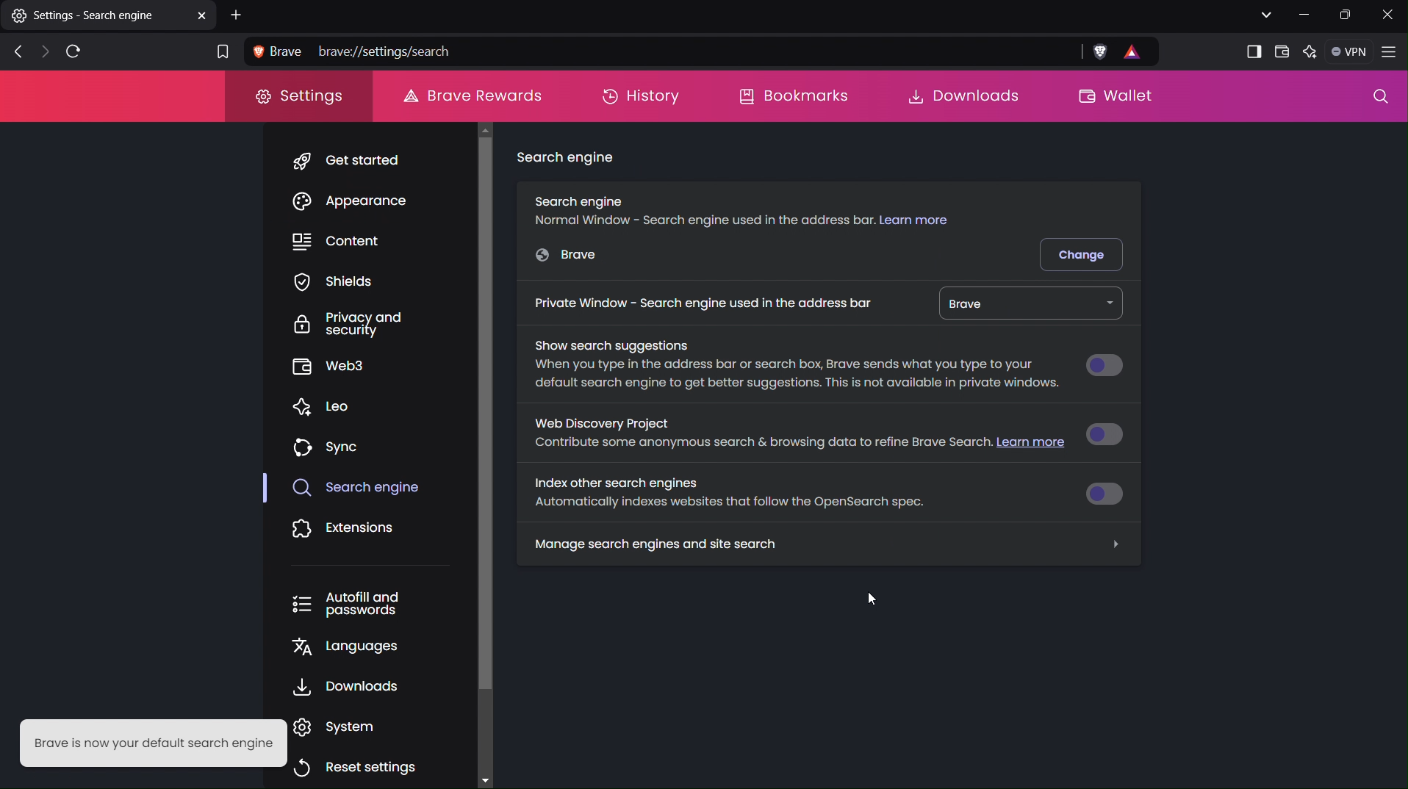  I want to click on Brave, so click(1027, 303).